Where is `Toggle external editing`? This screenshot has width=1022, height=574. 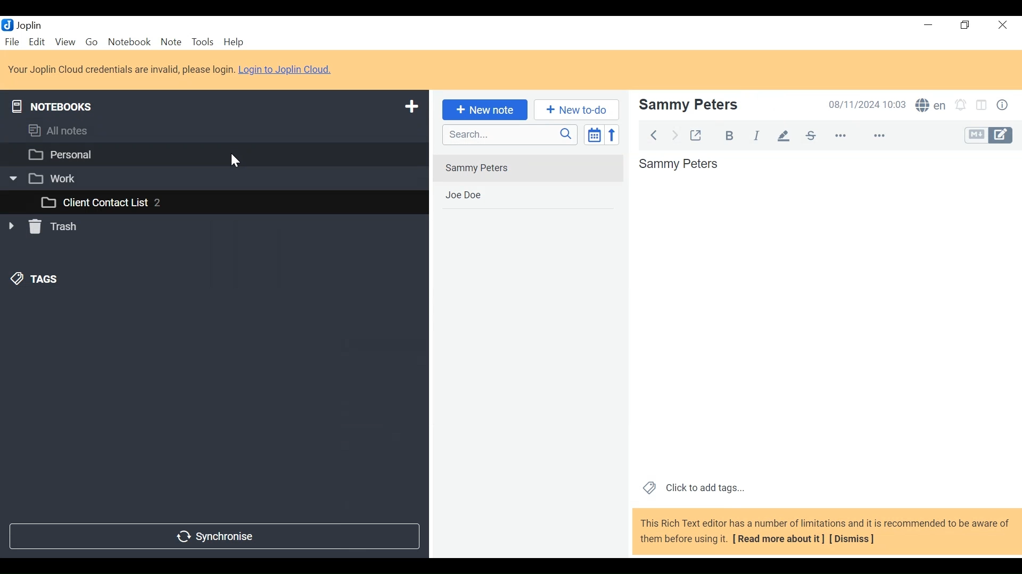
Toggle external editing is located at coordinates (697, 134).